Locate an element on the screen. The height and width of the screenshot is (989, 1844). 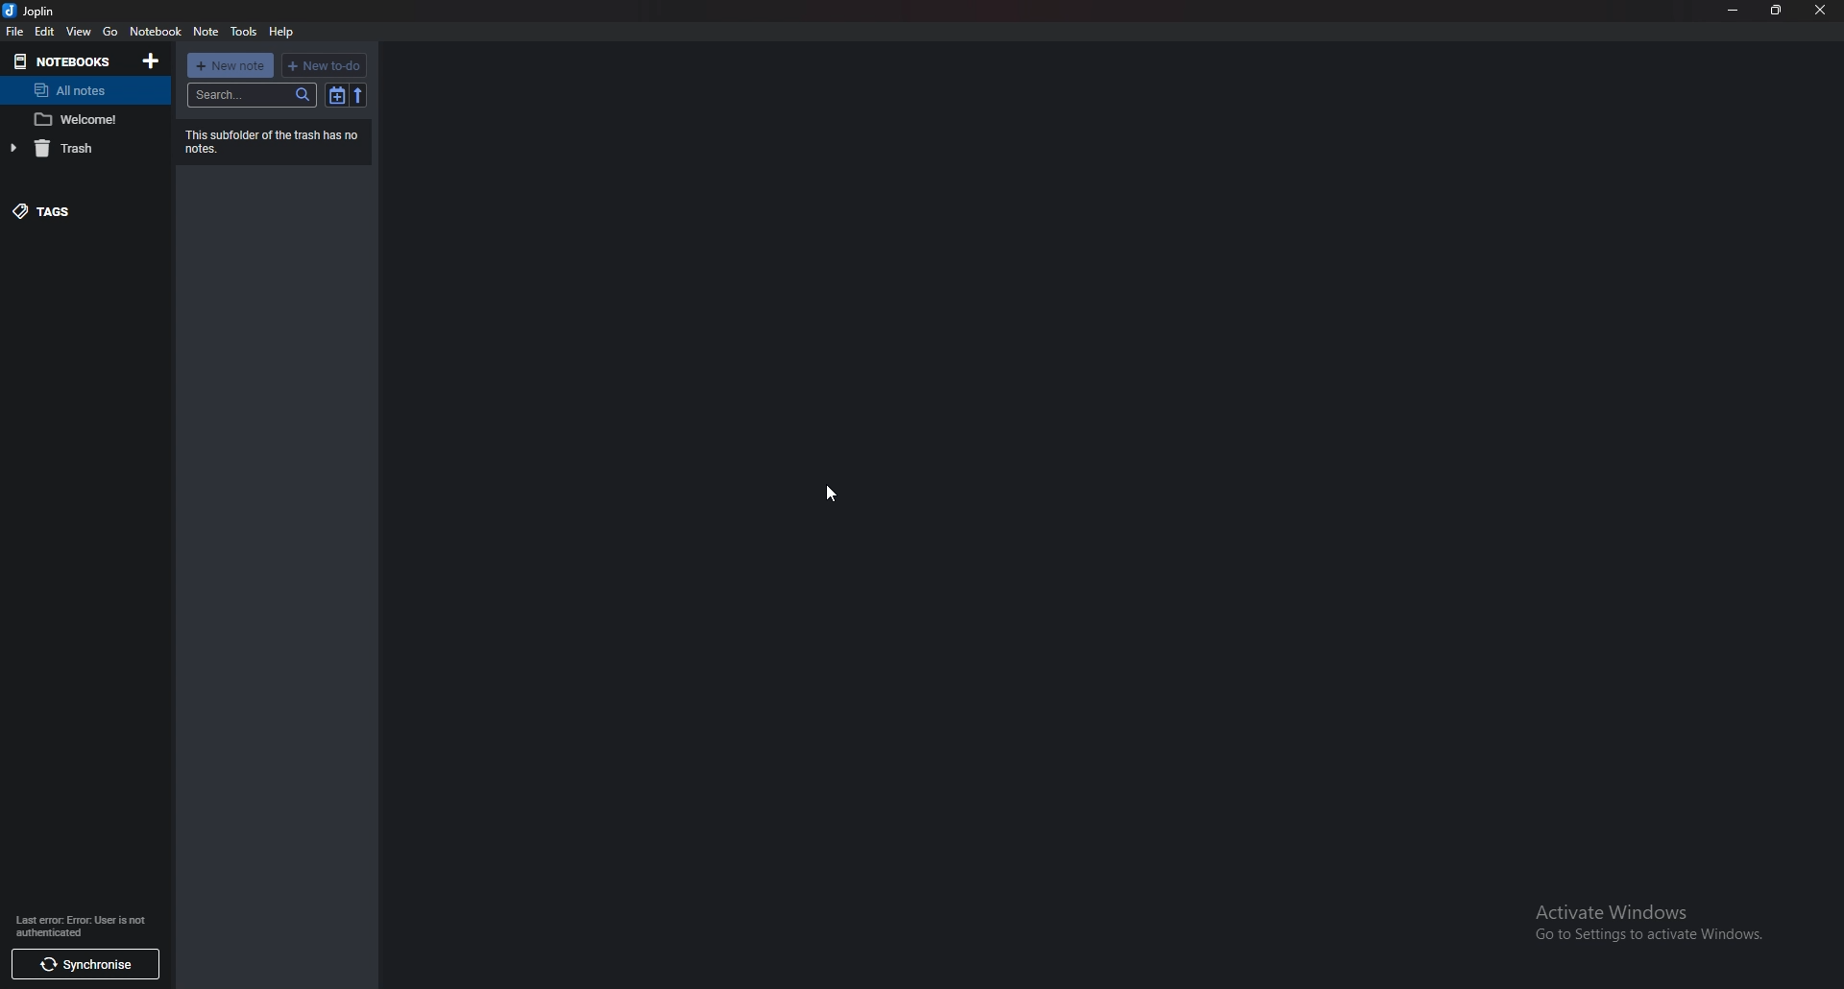
toggle sort is located at coordinates (338, 95).